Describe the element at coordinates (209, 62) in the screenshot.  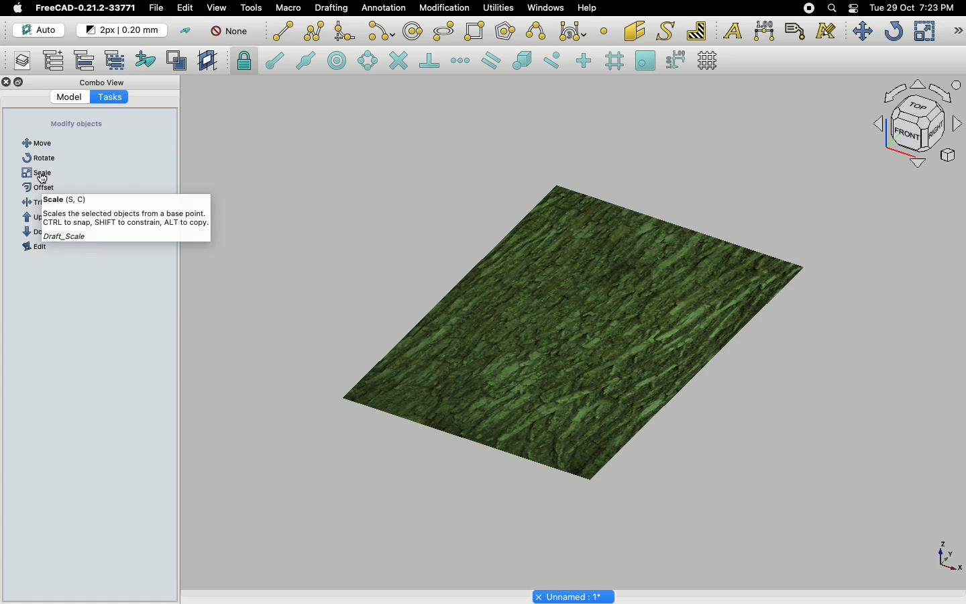
I see `Create working plane proxy` at that location.